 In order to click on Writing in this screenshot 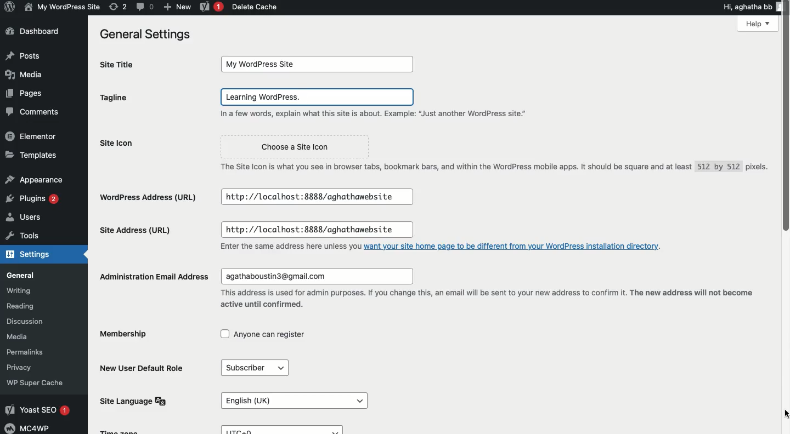, I will do `click(25, 290)`.